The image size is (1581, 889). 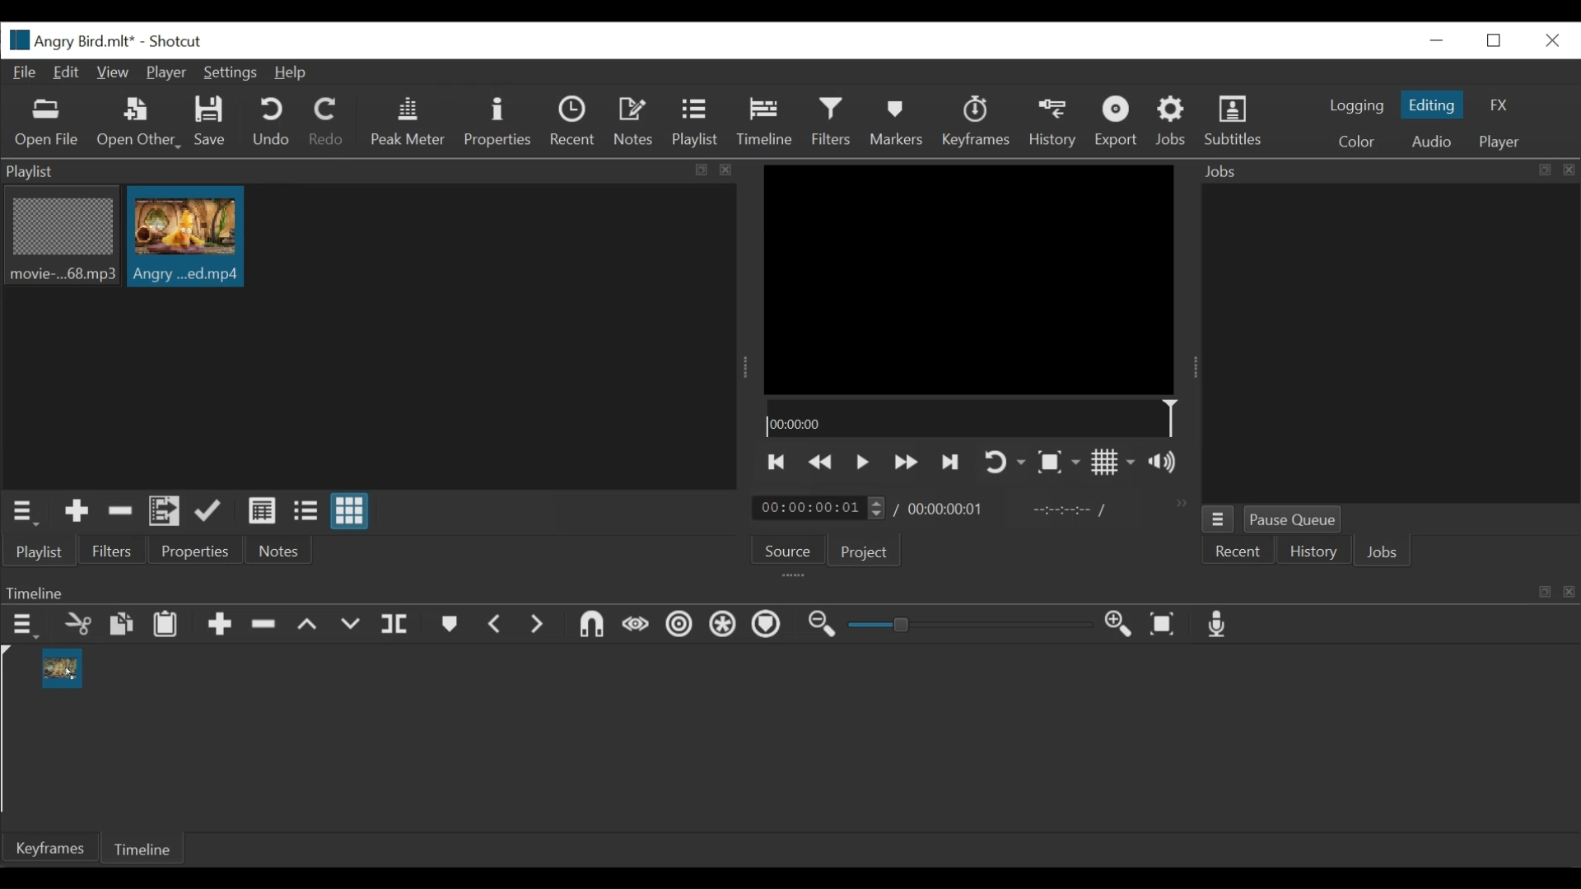 I want to click on minimize, so click(x=1434, y=41).